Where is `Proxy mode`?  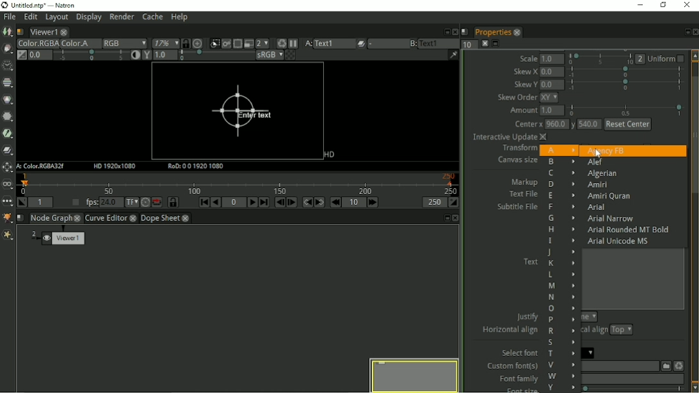 Proxy mode is located at coordinates (262, 44).